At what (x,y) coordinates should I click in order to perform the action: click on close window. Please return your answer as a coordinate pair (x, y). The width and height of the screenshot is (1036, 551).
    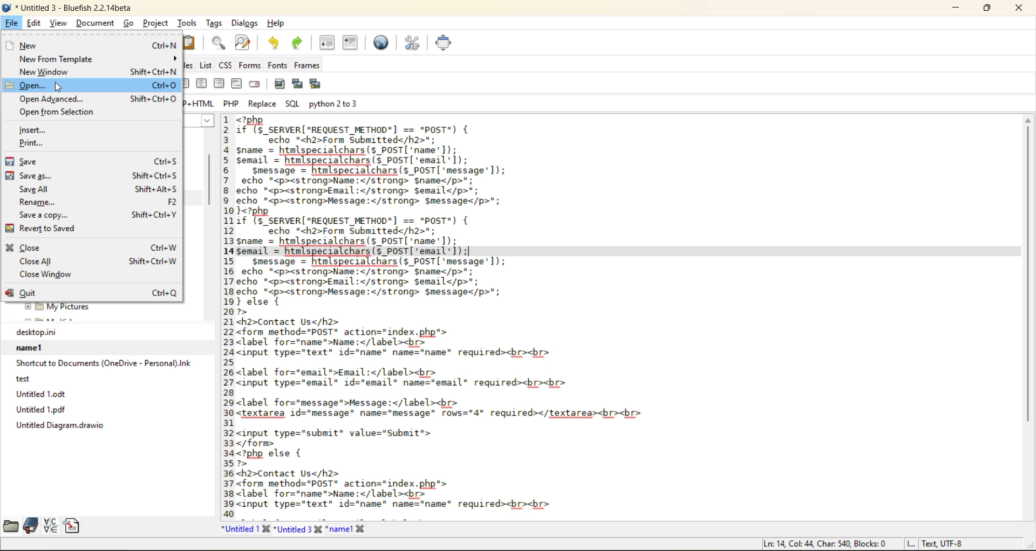
    Looking at the image, I should click on (45, 277).